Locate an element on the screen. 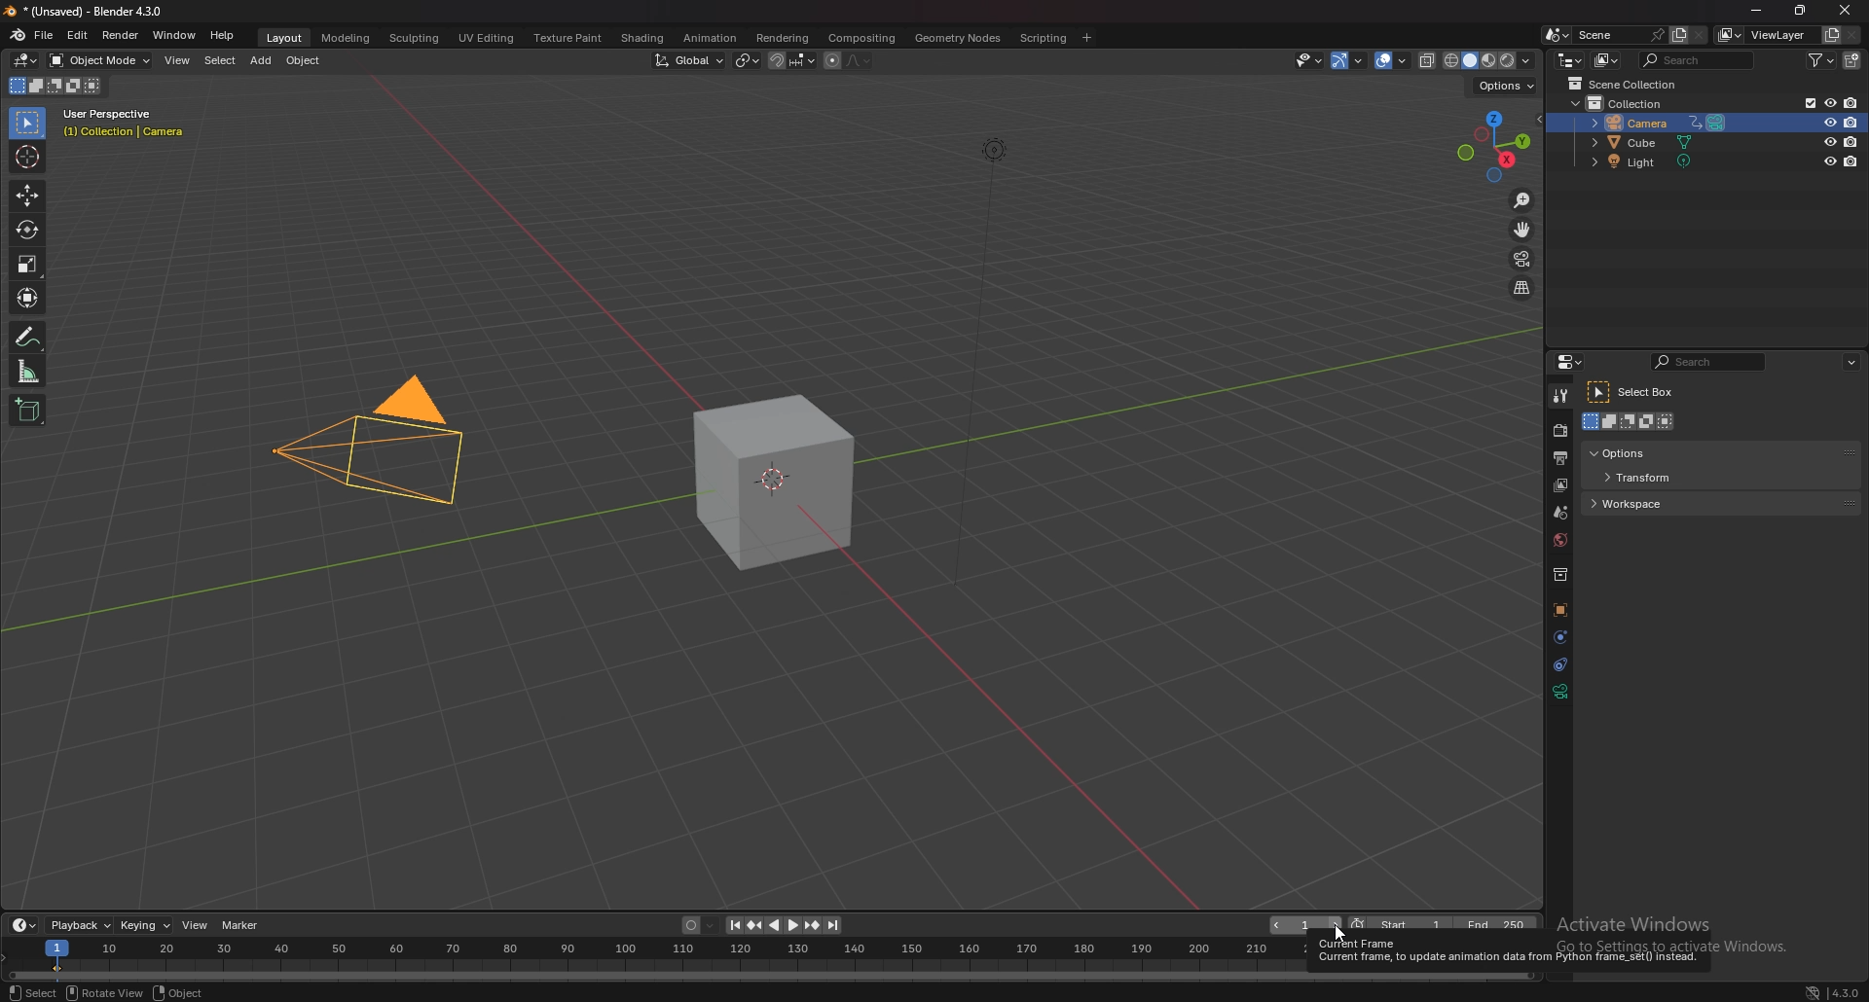 Image resolution: width=1869 pixels, height=1002 pixels. window is located at coordinates (176, 36).